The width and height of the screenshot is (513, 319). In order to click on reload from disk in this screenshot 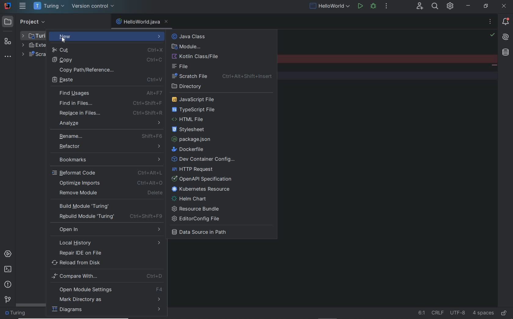, I will do `click(107, 263)`.